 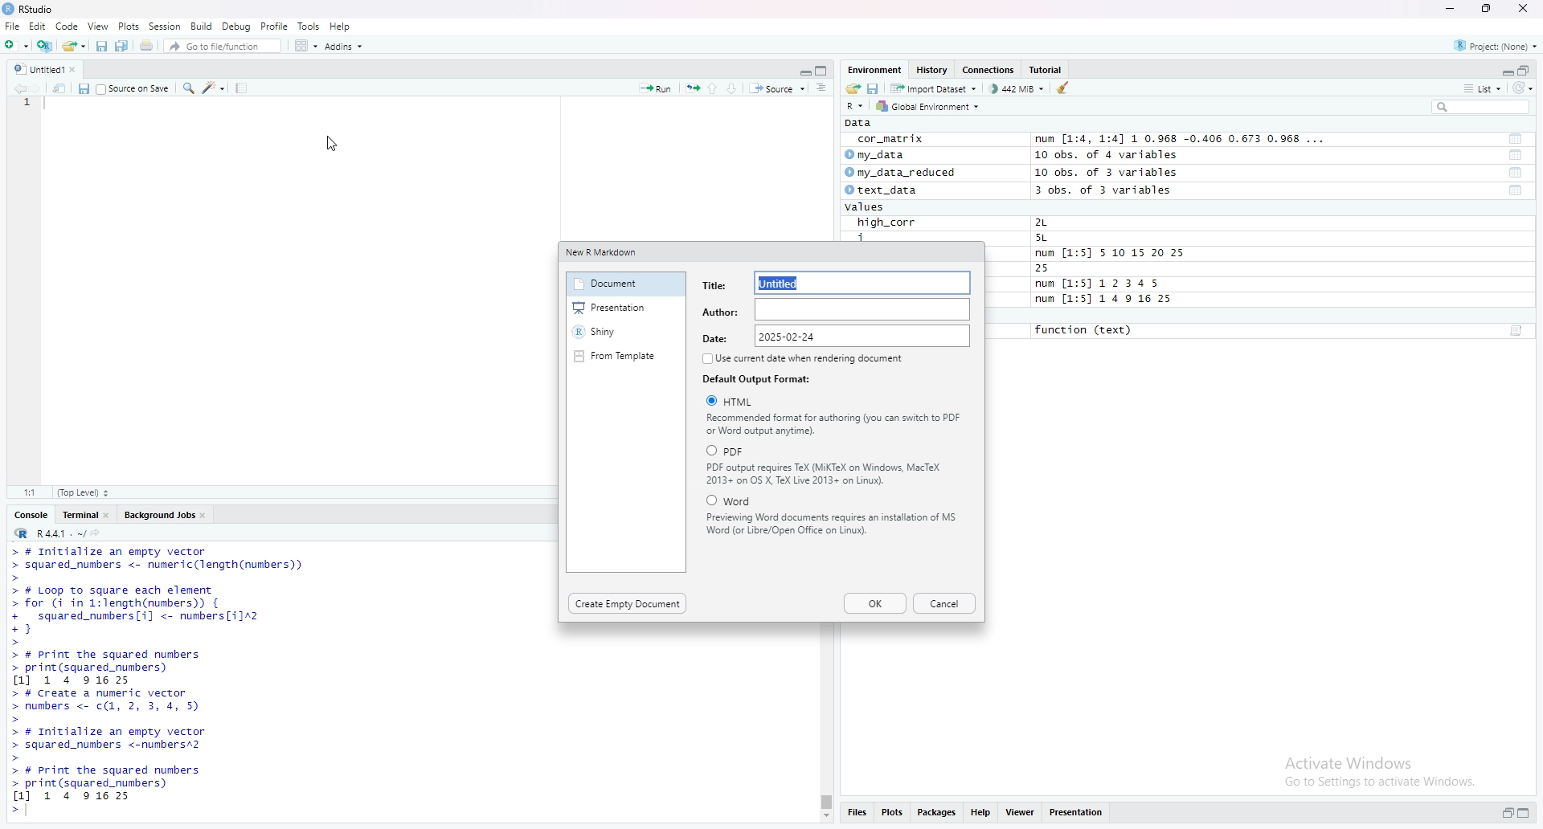 What do you see at coordinates (187, 89) in the screenshot?
I see `Search` at bounding box center [187, 89].